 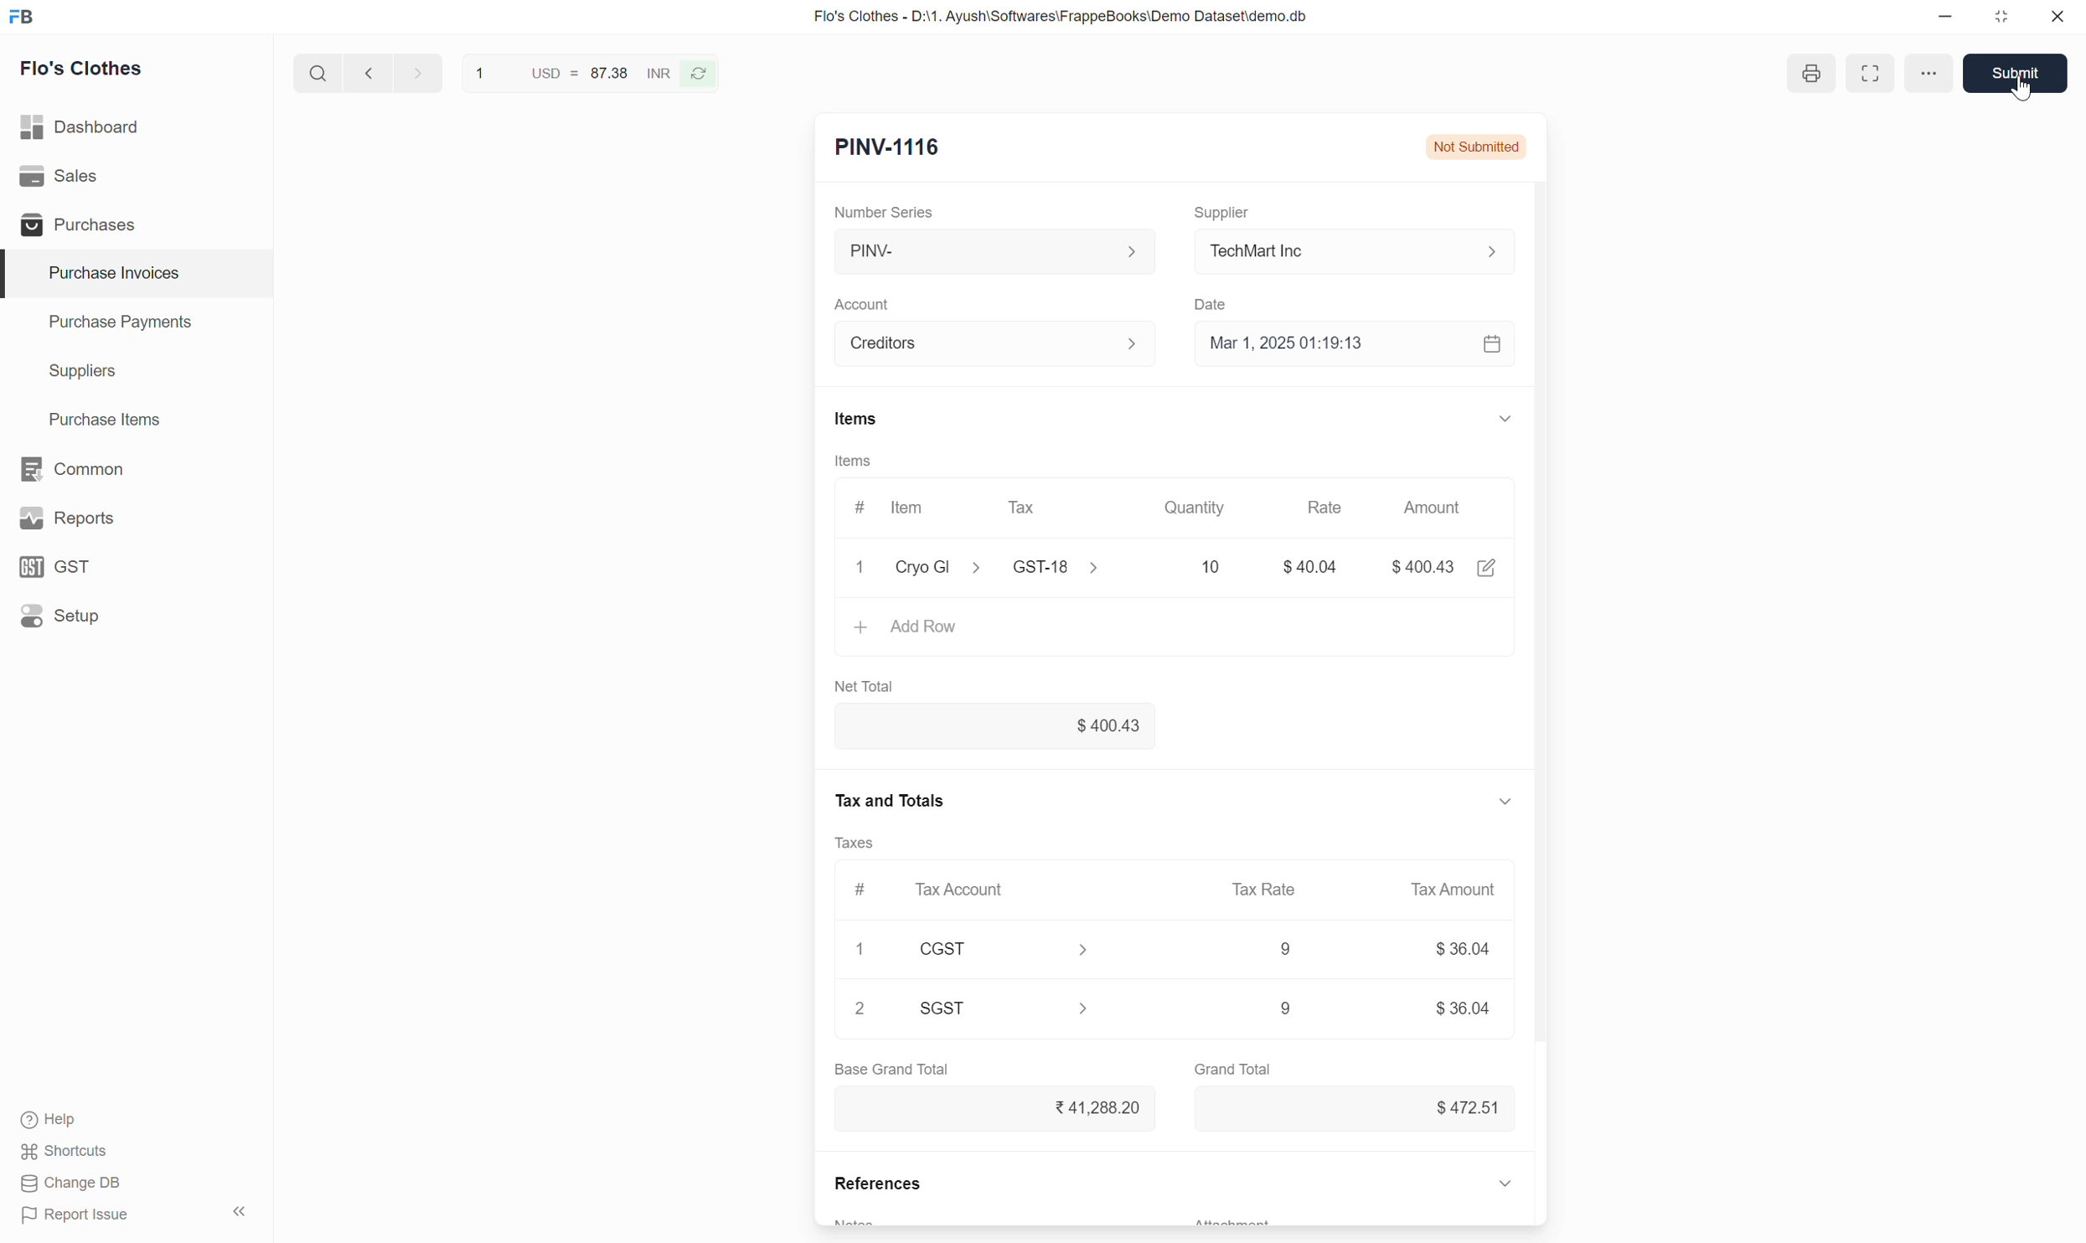 What do you see at coordinates (1336, 506) in the screenshot?
I see `Rate` at bounding box center [1336, 506].